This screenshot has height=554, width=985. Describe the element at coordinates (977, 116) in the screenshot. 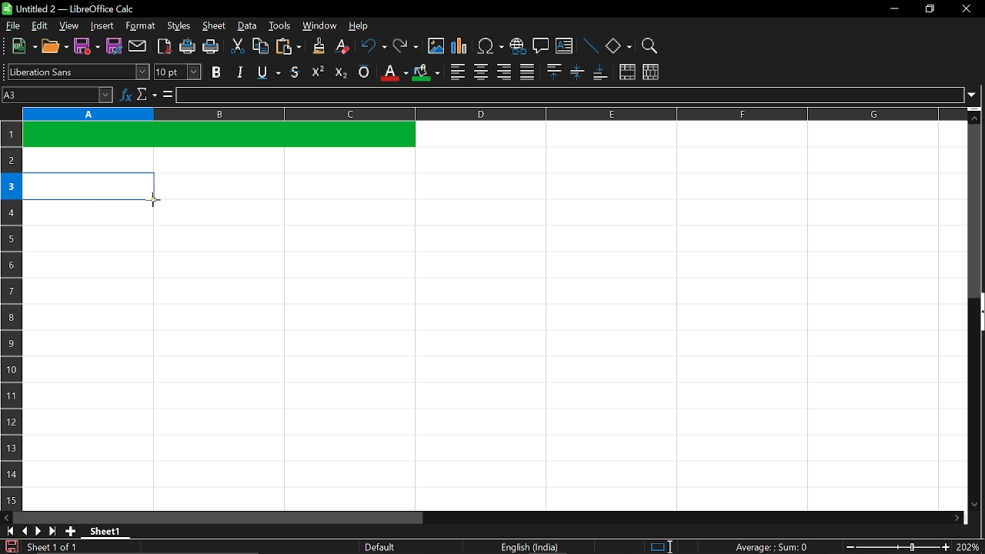

I see `move up` at that location.